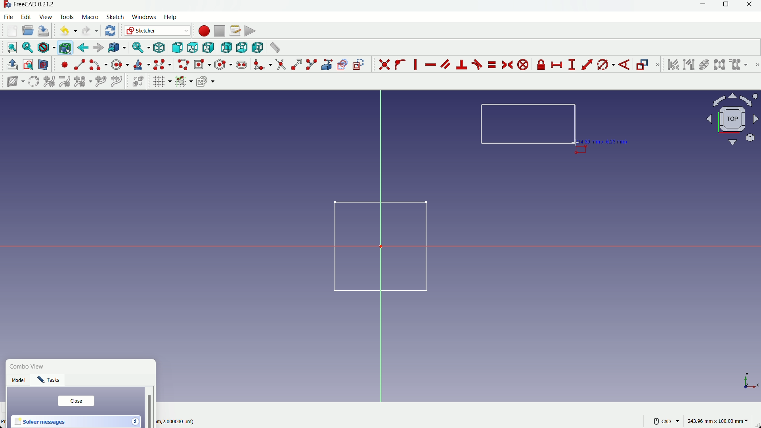  Describe the element at coordinates (219, 31) in the screenshot. I see `stop macros` at that location.